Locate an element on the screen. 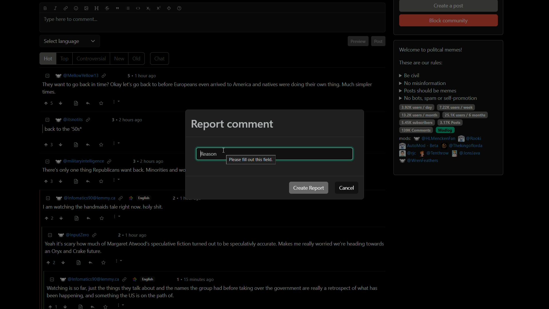 The width and height of the screenshot is (549, 309). link is located at coordinates (65, 8).